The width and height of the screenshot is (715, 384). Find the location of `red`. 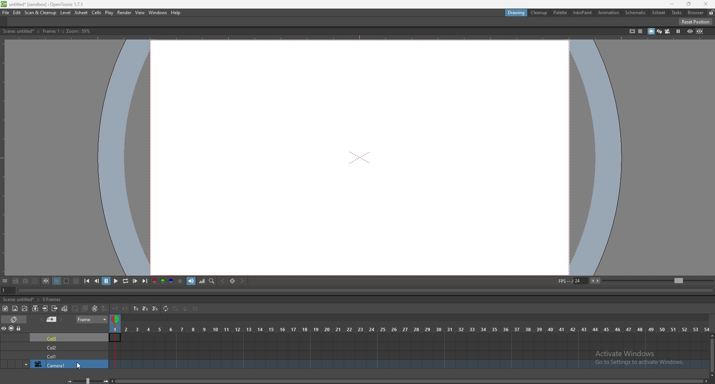

red is located at coordinates (154, 281).